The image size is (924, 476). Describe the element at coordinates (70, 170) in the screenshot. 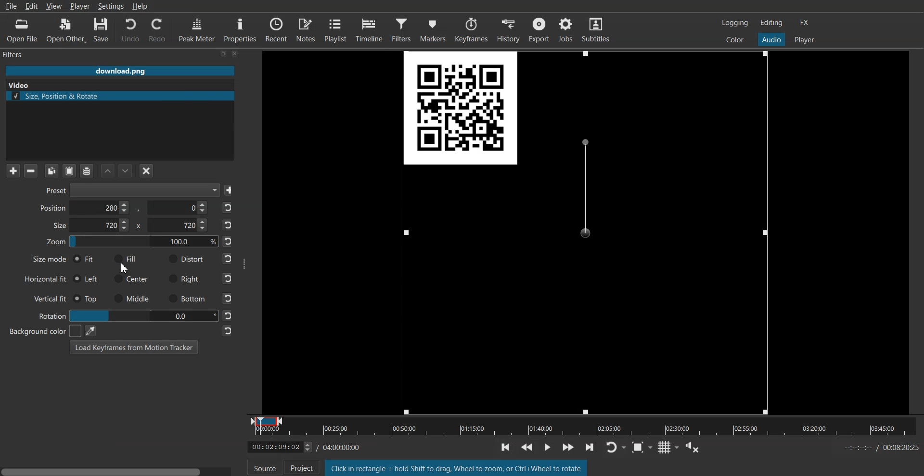

I see `Paste Filter` at that location.